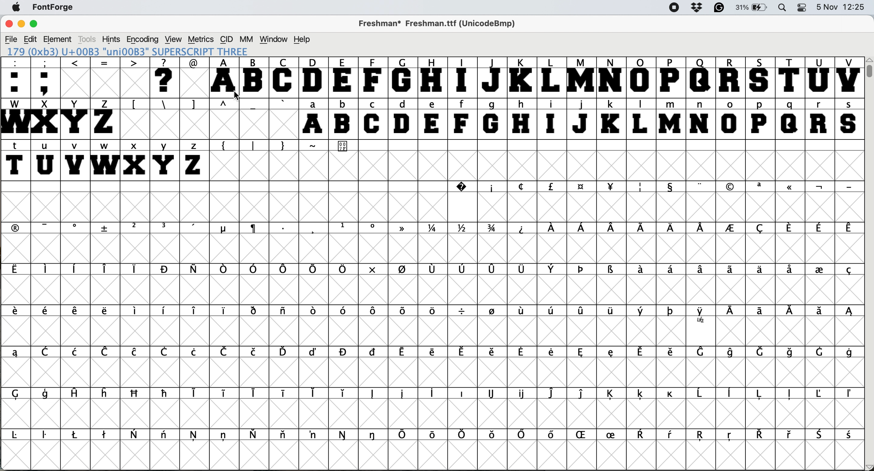  What do you see at coordinates (284, 269) in the screenshot?
I see `symbol` at bounding box center [284, 269].